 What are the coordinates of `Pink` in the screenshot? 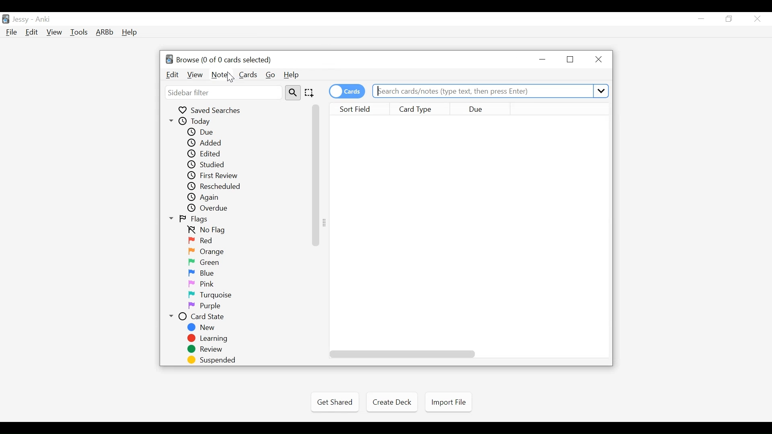 It's located at (201, 283).